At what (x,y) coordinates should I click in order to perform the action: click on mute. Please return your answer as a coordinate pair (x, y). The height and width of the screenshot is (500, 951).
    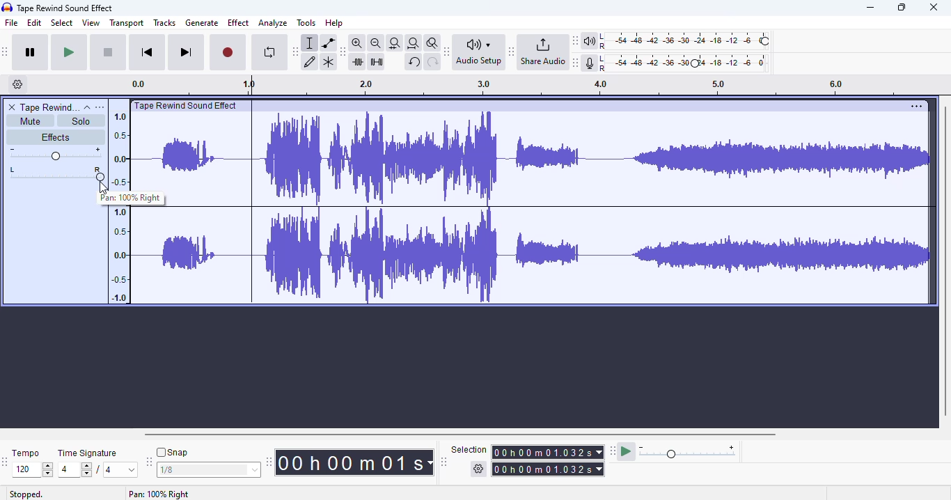
    Looking at the image, I should click on (31, 121).